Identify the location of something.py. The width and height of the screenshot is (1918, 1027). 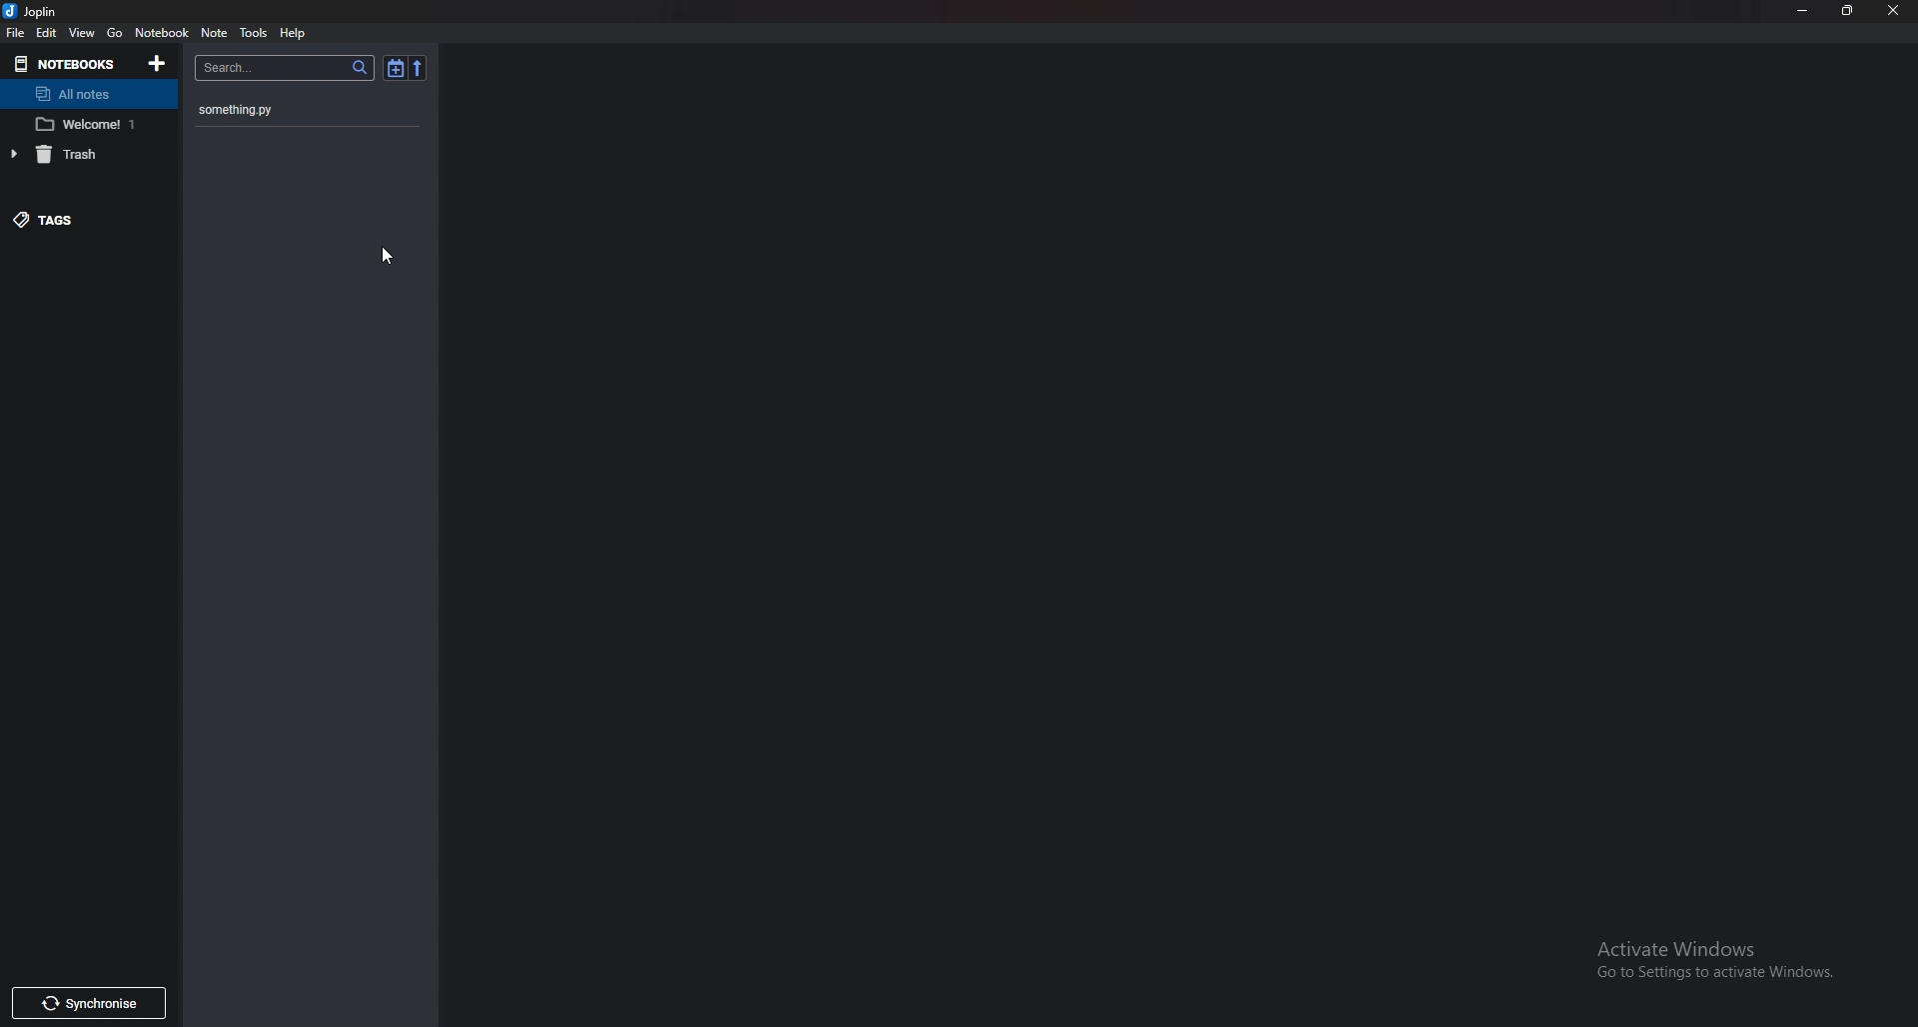
(318, 107).